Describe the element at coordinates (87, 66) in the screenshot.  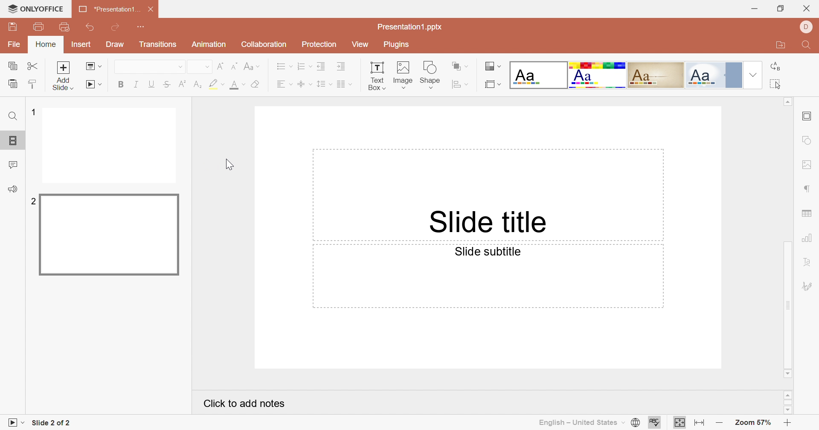
I see `Change slide layout` at that location.